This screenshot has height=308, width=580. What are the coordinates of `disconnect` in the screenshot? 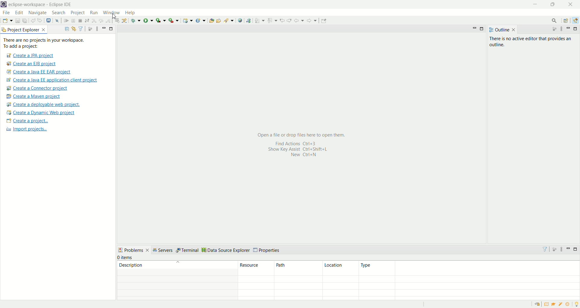 It's located at (86, 21).